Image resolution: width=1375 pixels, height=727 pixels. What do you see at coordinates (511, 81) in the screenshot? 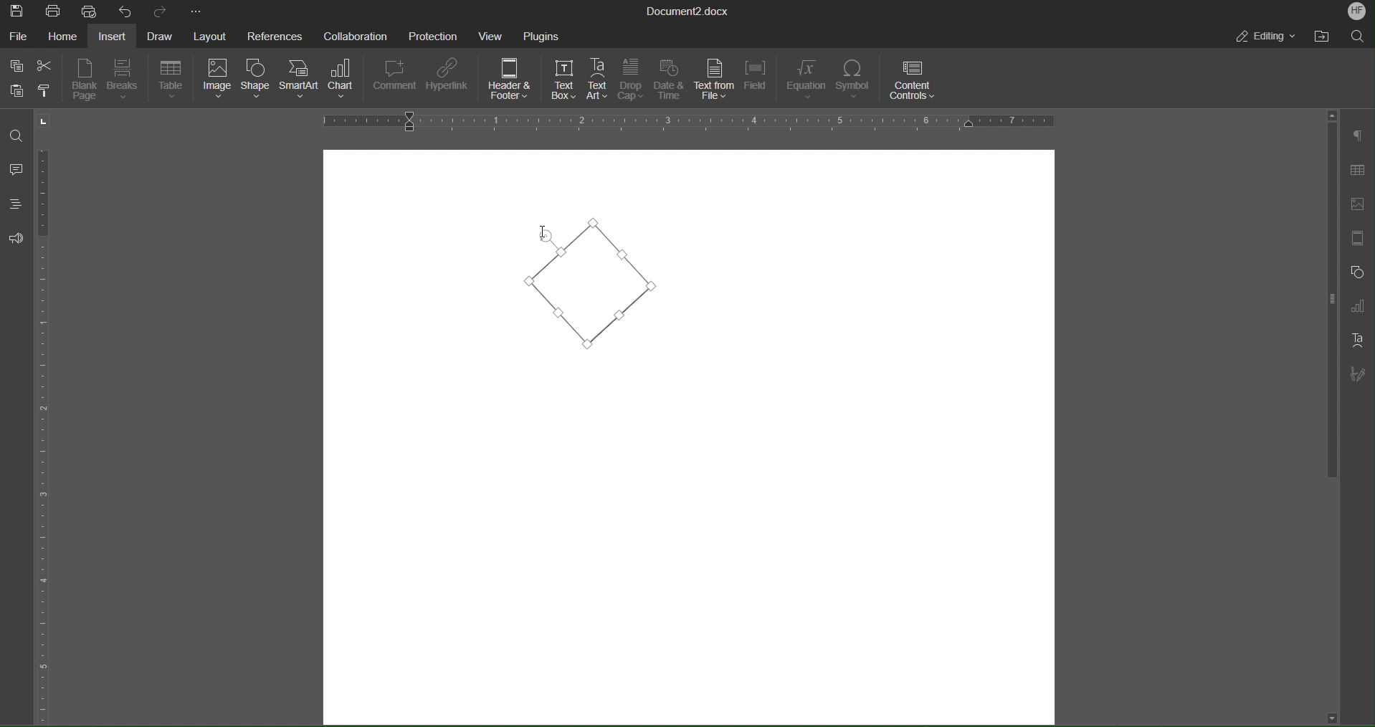
I see `Header & Footer` at bounding box center [511, 81].